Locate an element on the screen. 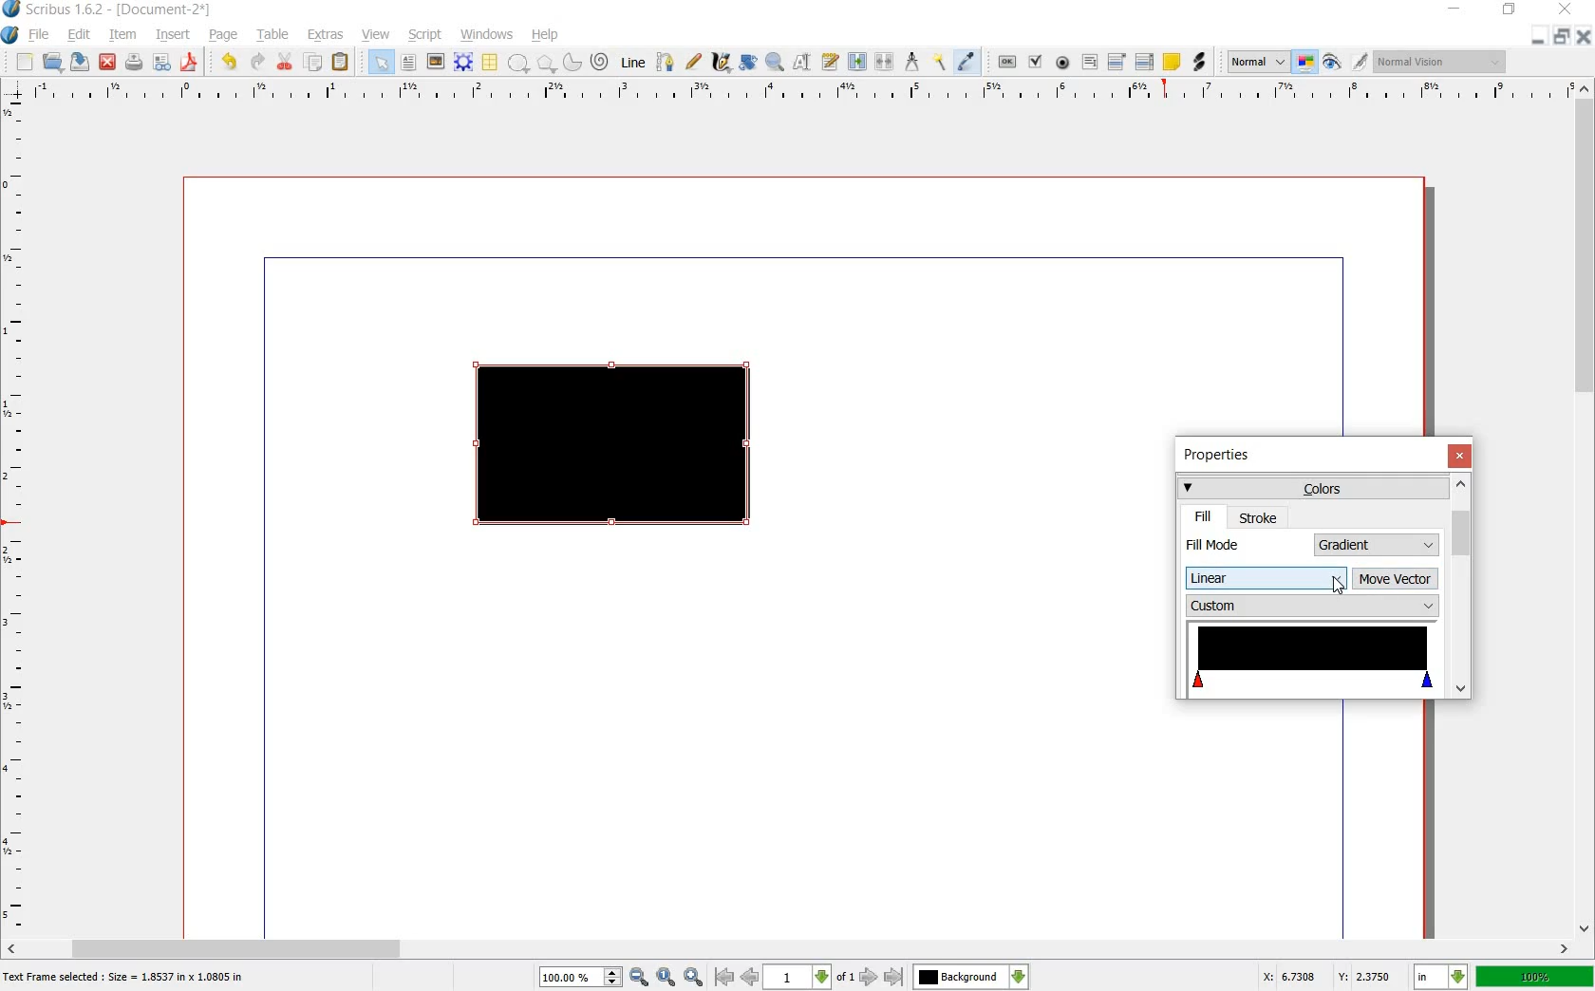 The width and height of the screenshot is (1595, 991). pdf text field is located at coordinates (1089, 62).